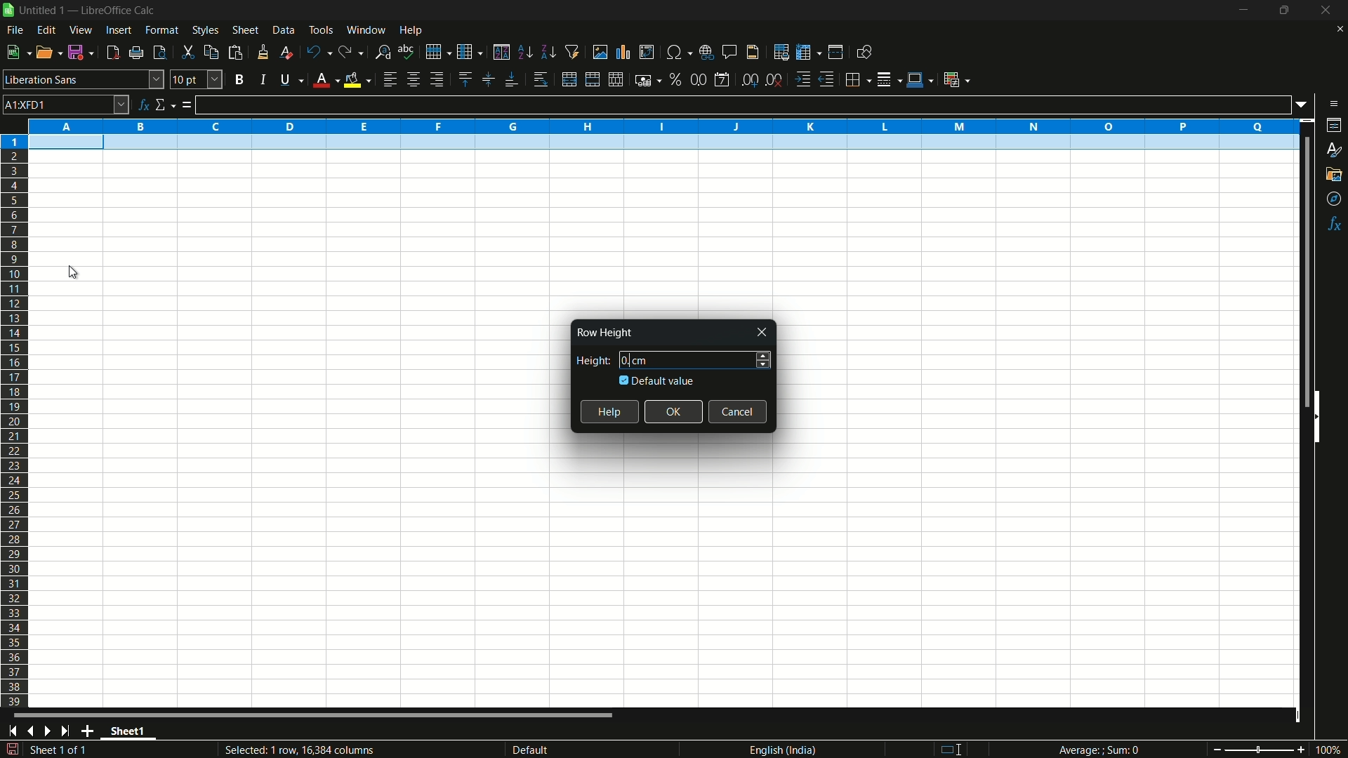 The height and width of the screenshot is (758, 1348). I want to click on current zoom 100%, so click(1330, 750).